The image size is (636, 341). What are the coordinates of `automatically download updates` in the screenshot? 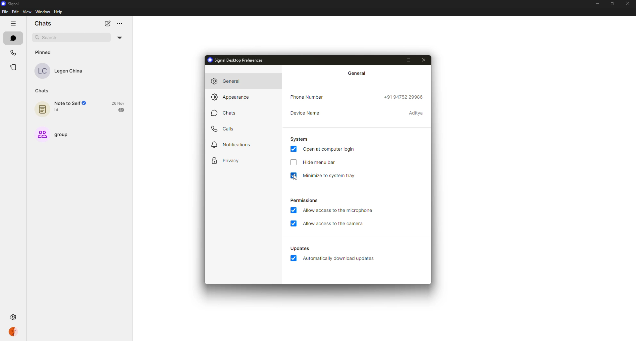 It's located at (341, 259).